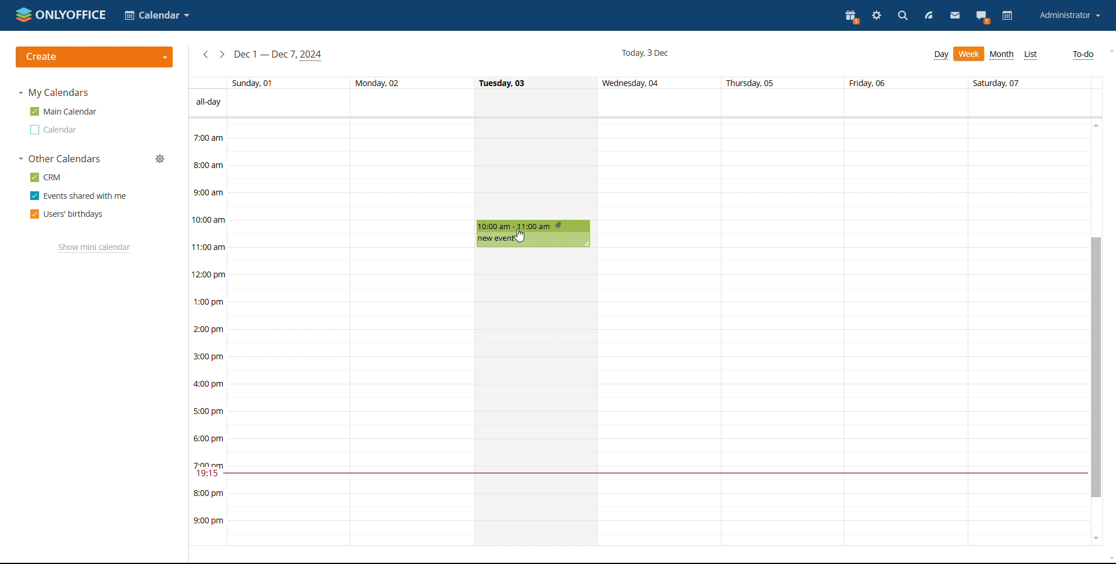 The image size is (1116, 564). Describe the element at coordinates (64, 111) in the screenshot. I see `Main Calendar` at that location.